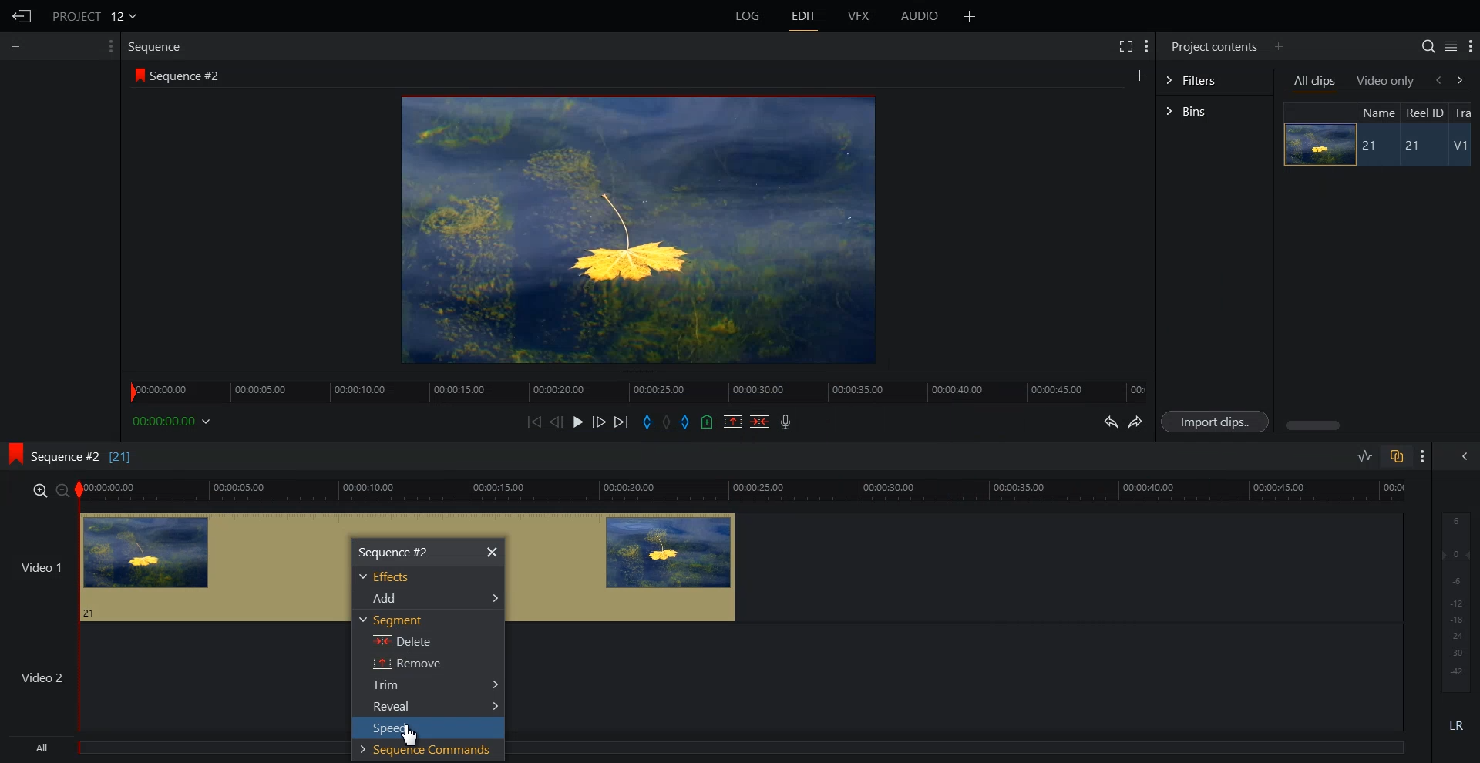 This screenshot has width=1480, height=763. Describe the element at coordinates (1437, 79) in the screenshot. I see `backward` at that location.